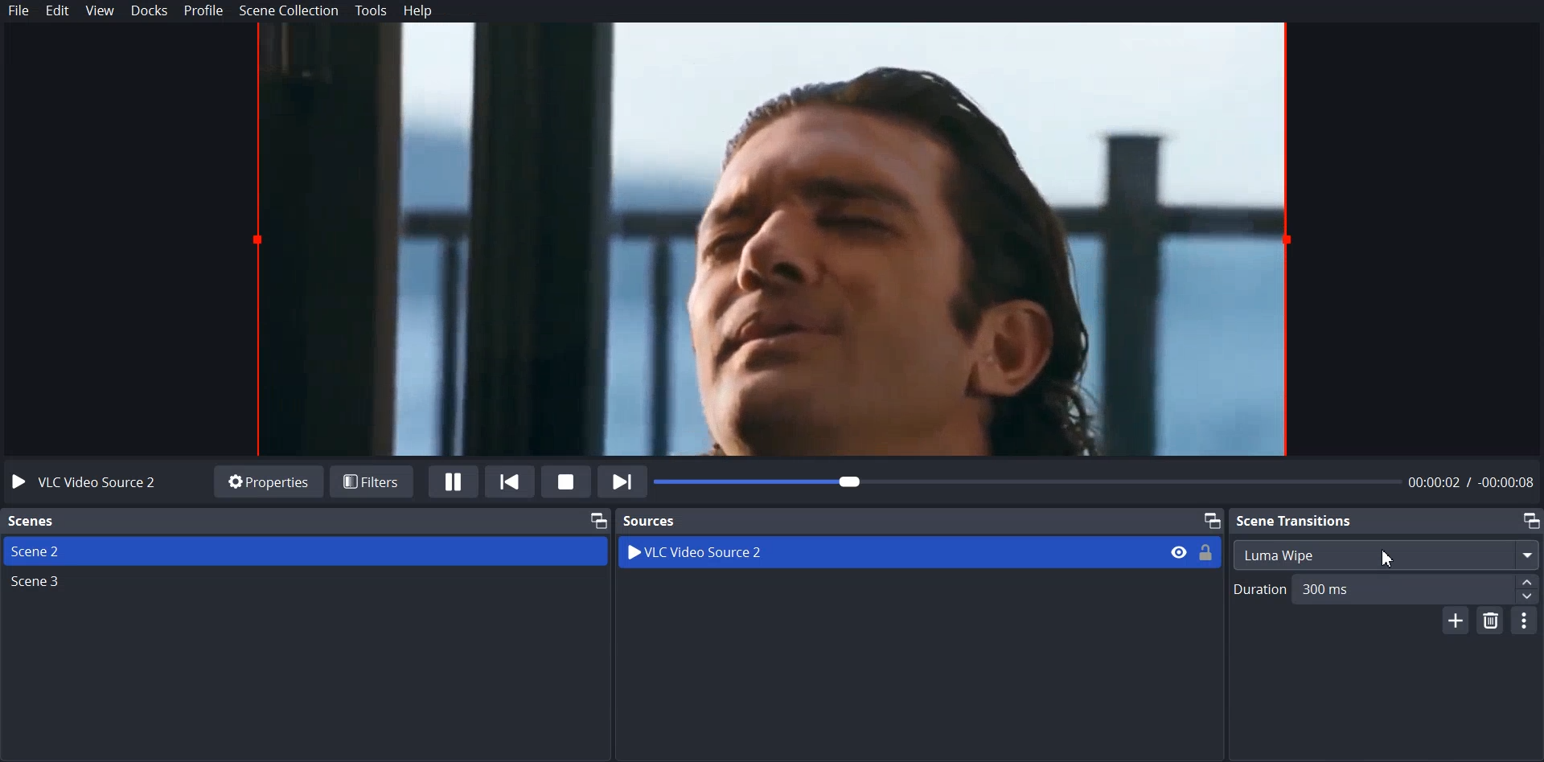 This screenshot has height=762, width=1544. Describe the element at coordinates (651, 520) in the screenshot. I see `Source` at that location.